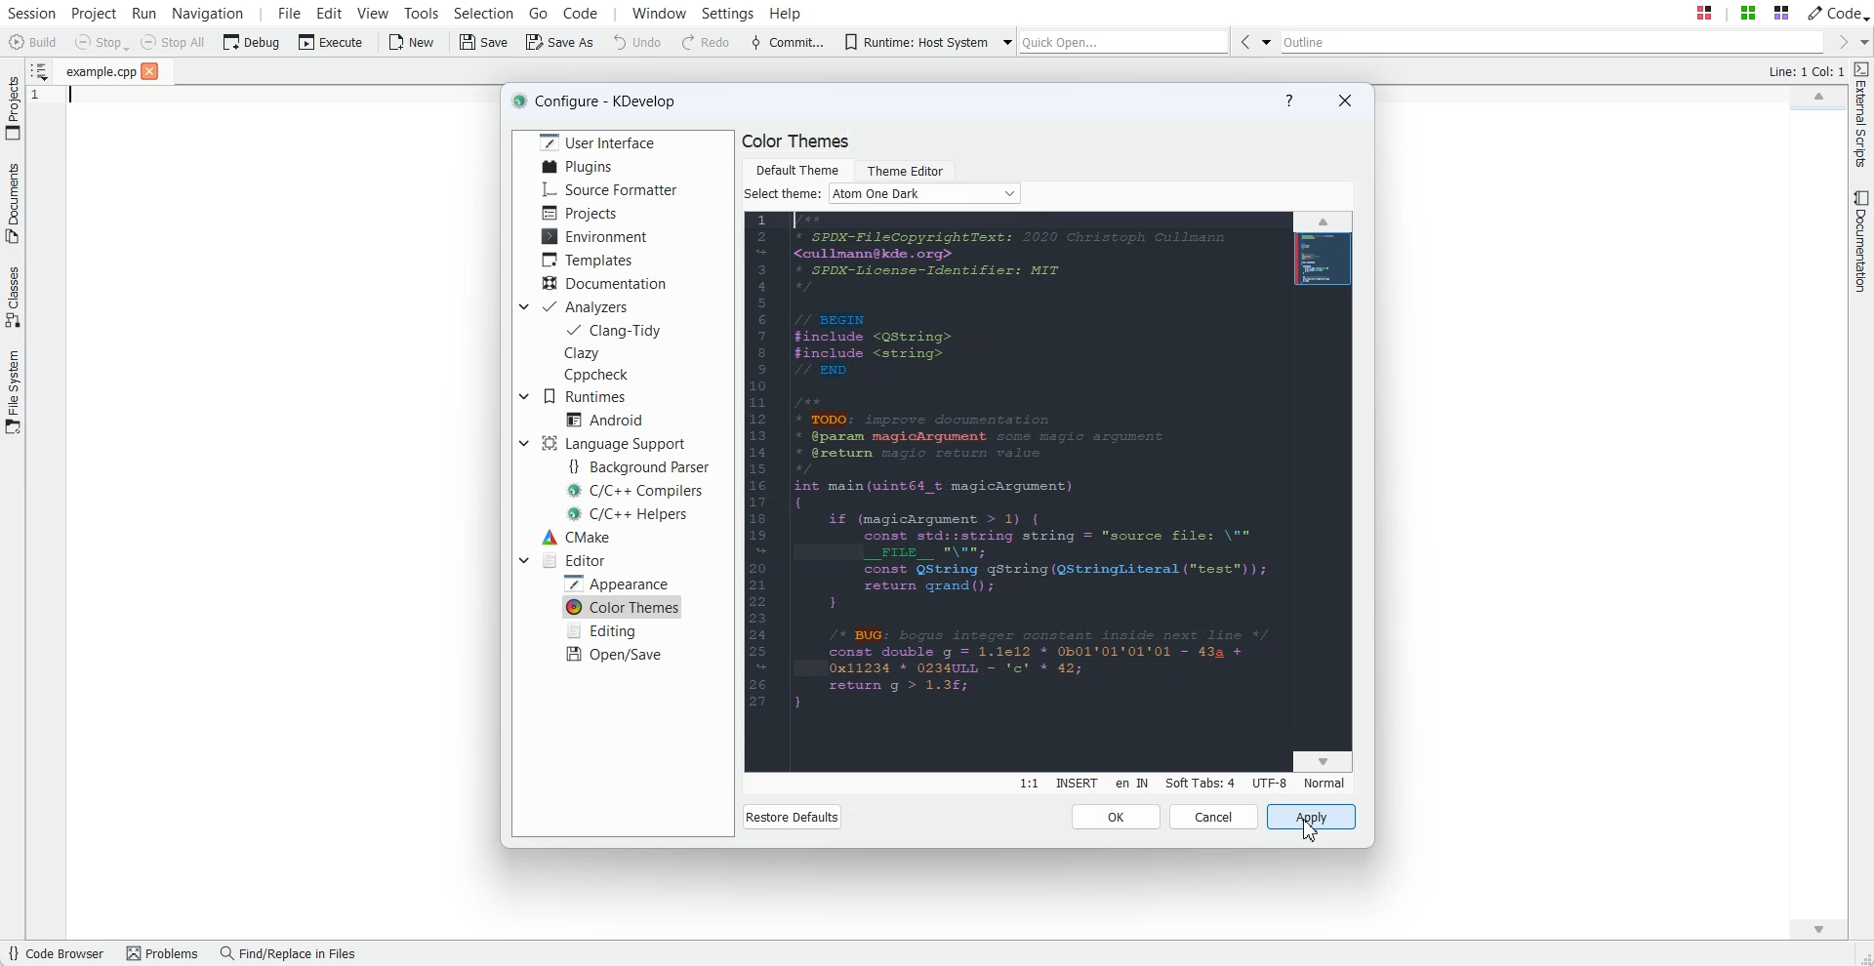 This screenshot has height=966, width=1874. I want to click on close, so click(150, 72).